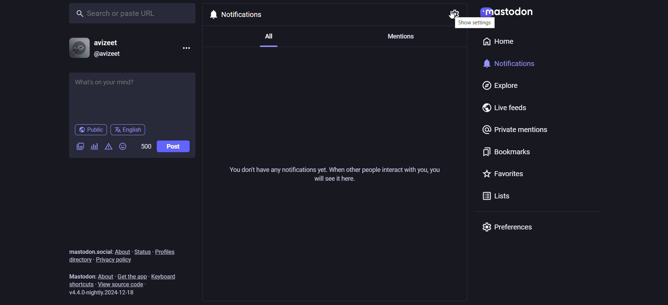  Describe the element at coordinates (169, 250) in the screenshot. I see `profiles` at that location.